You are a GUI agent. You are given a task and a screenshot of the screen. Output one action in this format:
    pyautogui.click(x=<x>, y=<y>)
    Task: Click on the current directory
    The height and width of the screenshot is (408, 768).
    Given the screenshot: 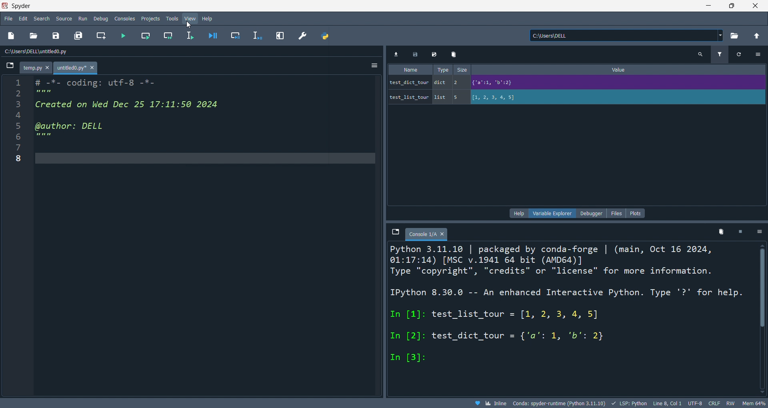 What is the action you would take?
    pyautogui.click(x=626, y=36)
    